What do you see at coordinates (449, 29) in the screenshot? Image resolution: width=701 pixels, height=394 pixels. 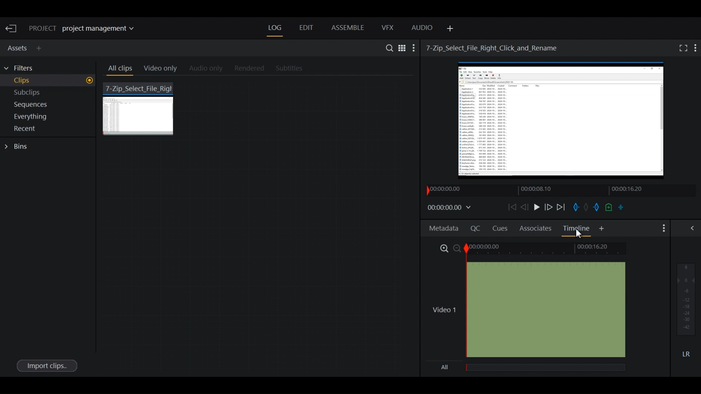 I see `Add Panel` at bounding box center [449, 29].